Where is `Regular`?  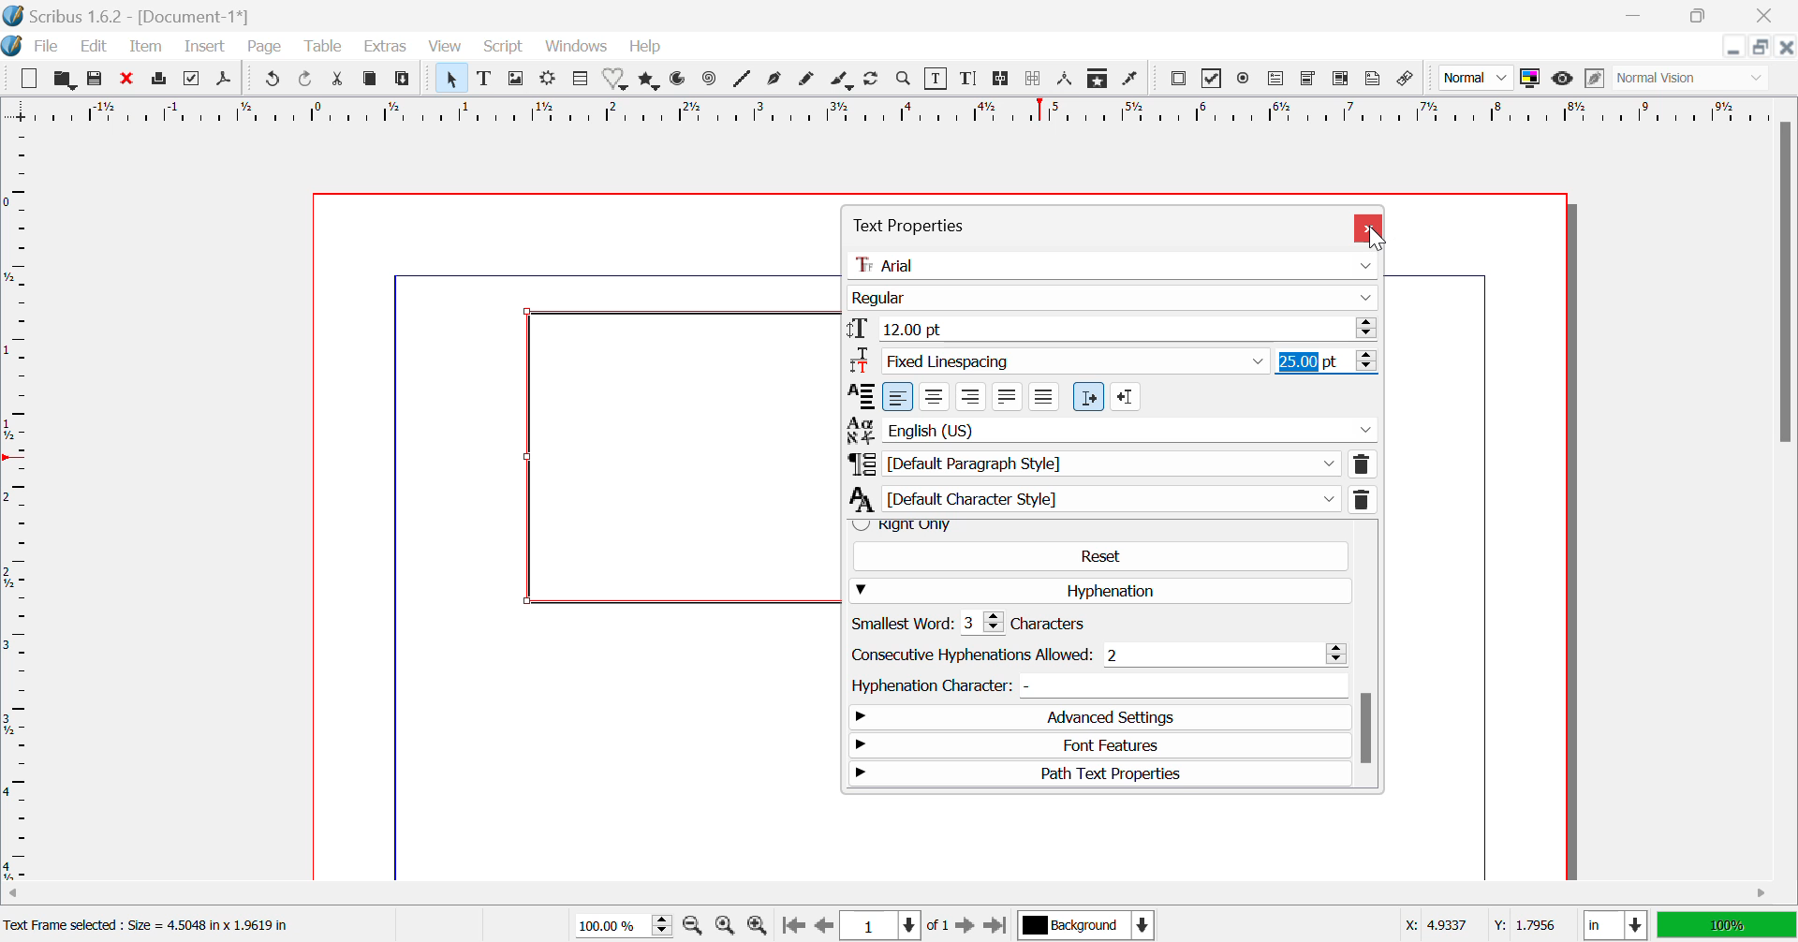
Regular is located at coordinates (1113, 299).